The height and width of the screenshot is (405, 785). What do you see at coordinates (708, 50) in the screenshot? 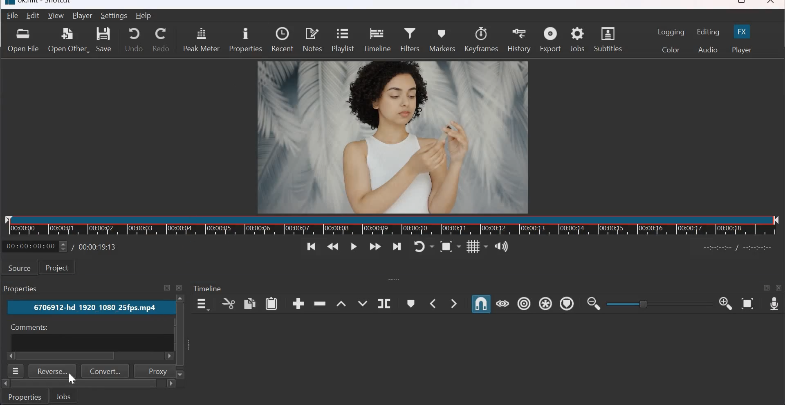
I see `Audio` at bounding box center [708, 50].